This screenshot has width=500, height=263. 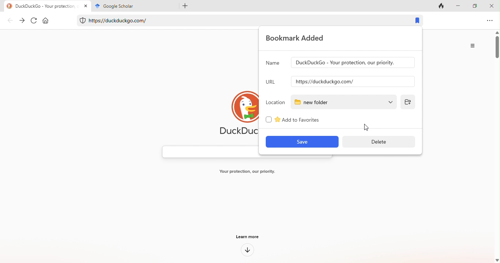 What do you see at coordinates (302, 142) in the screenshot?
I see `save` at bounding box center [302, 142].